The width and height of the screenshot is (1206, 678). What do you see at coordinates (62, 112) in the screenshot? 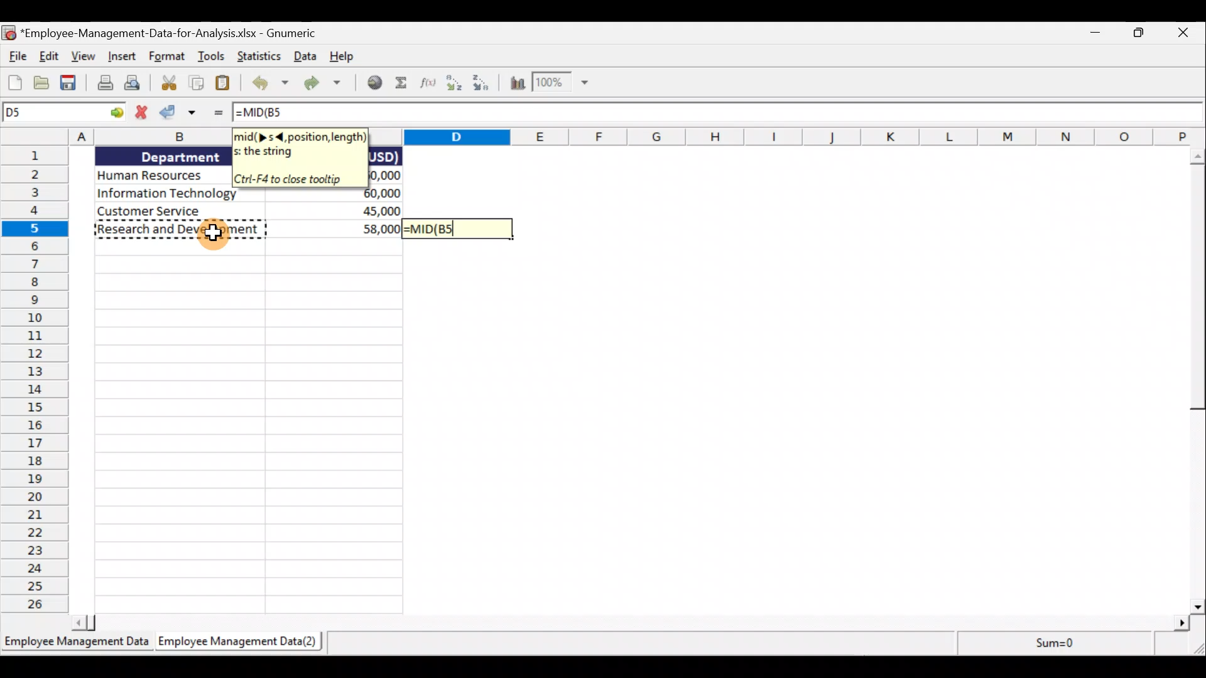
I see `Cell allocation` at bounding box center [62, 112].